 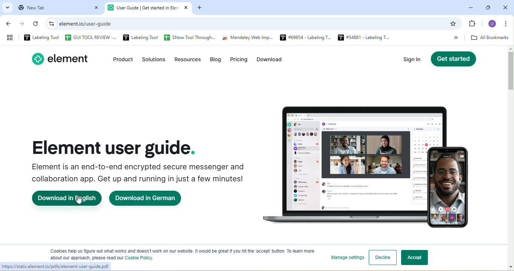 What do you see at coordinates (42, 38) in the screenshot?
I see `Labeling Tool` at bounding box center [42, 38].